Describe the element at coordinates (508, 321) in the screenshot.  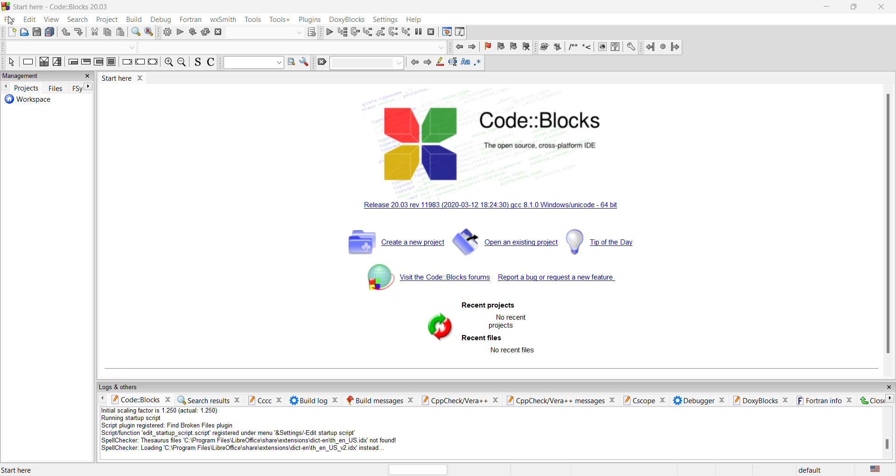
I see `no recent project` at that location.